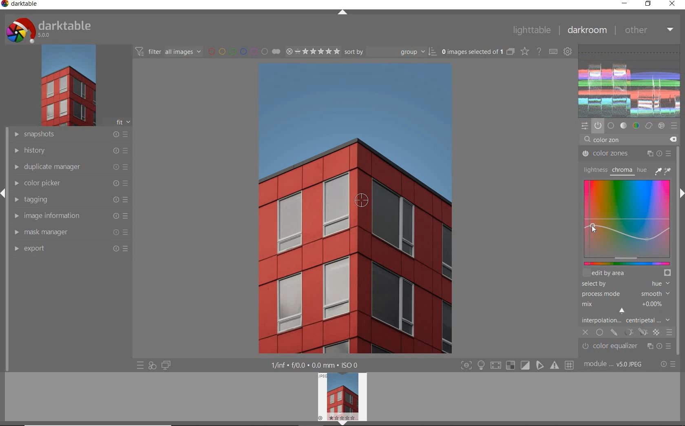 This screenshot has width=685, height=426. I want to click on MASK OPTIONS, so click(634, 332).